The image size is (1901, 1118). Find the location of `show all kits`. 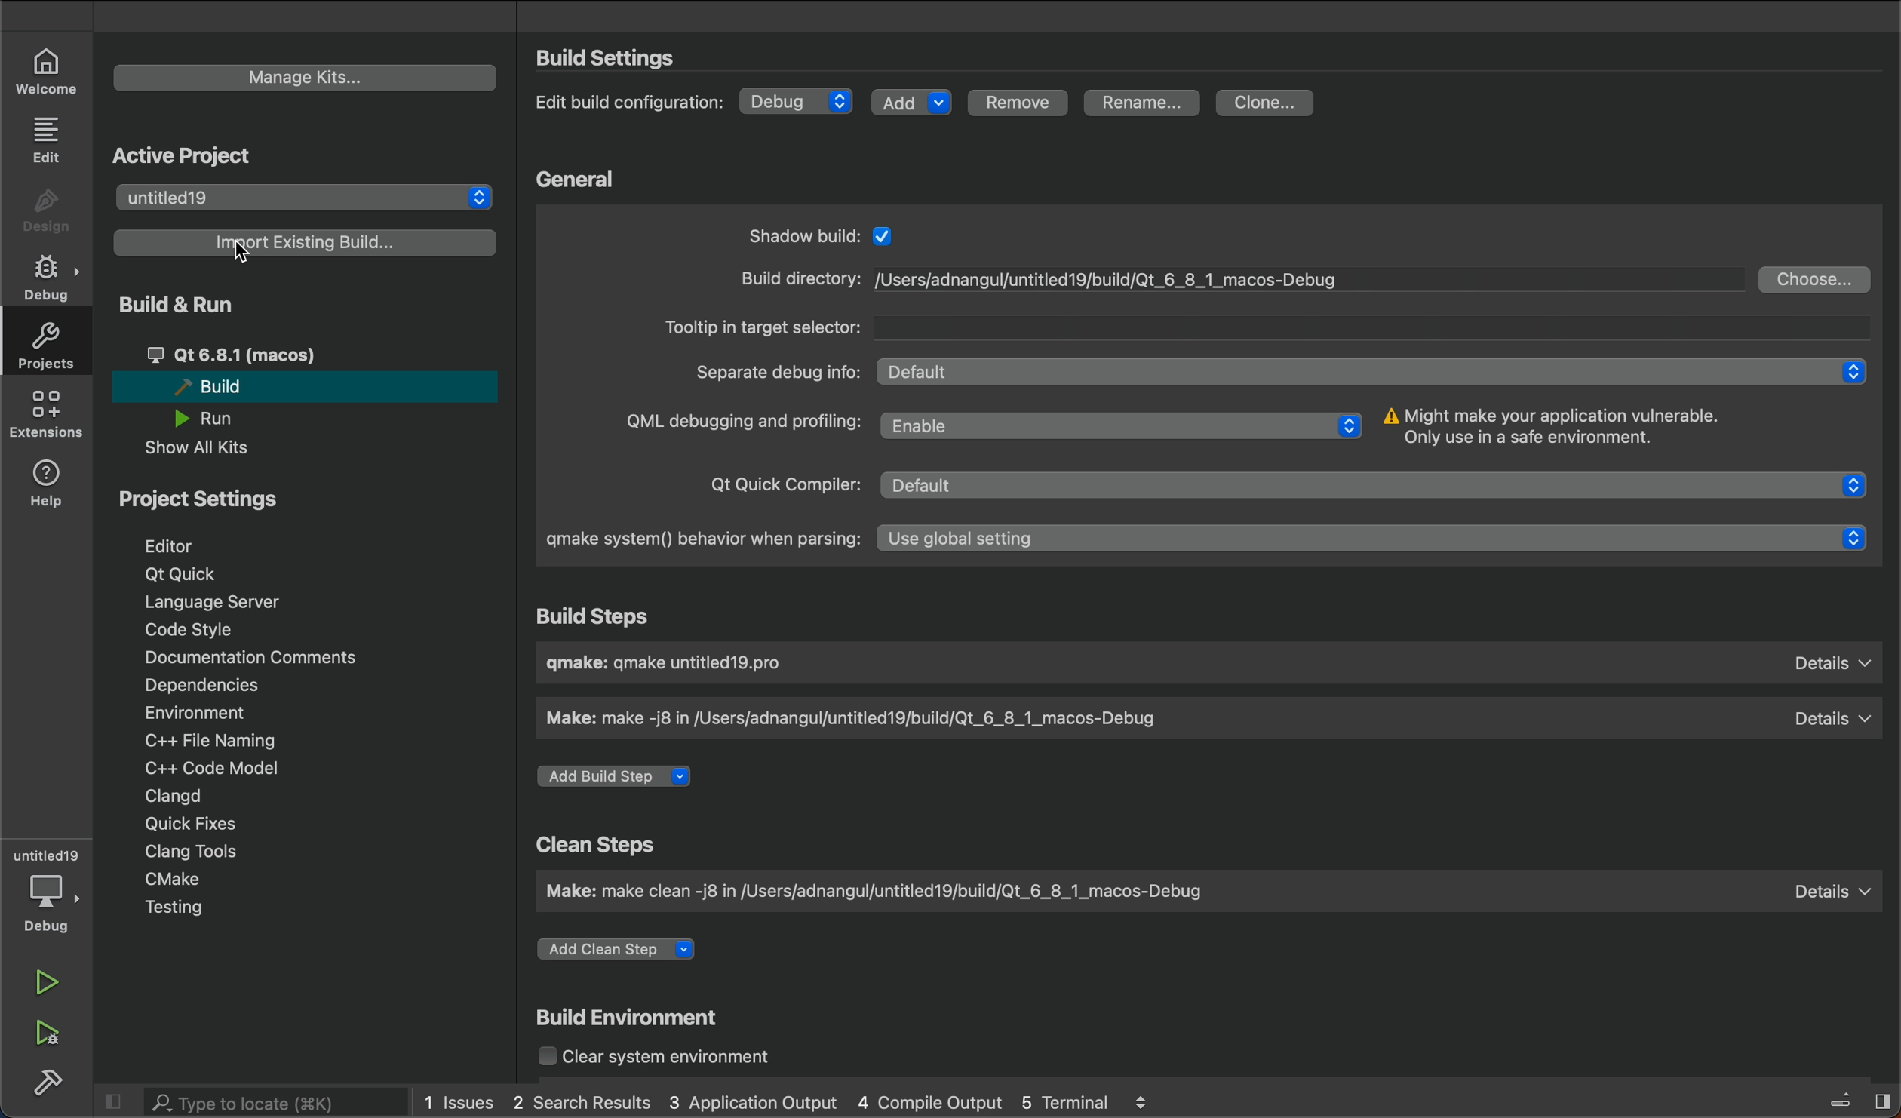

show all kits is located at coordinates (216, 448).